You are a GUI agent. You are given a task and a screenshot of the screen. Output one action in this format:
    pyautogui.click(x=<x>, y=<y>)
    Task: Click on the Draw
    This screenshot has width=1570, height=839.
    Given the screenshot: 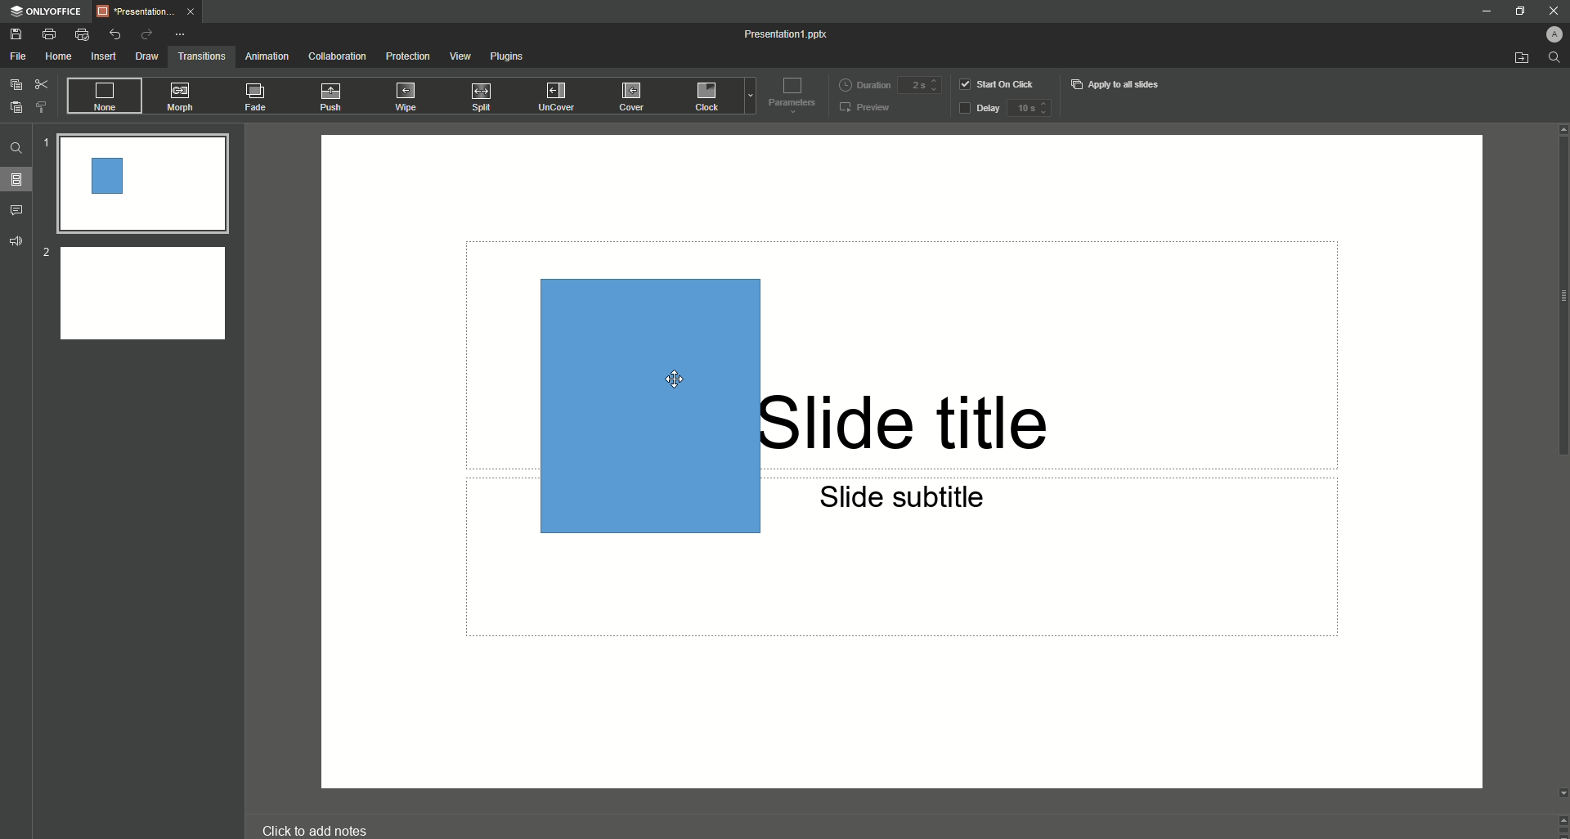 What is the action you would take?
    pyautogui.click(x=146, y=56)
    